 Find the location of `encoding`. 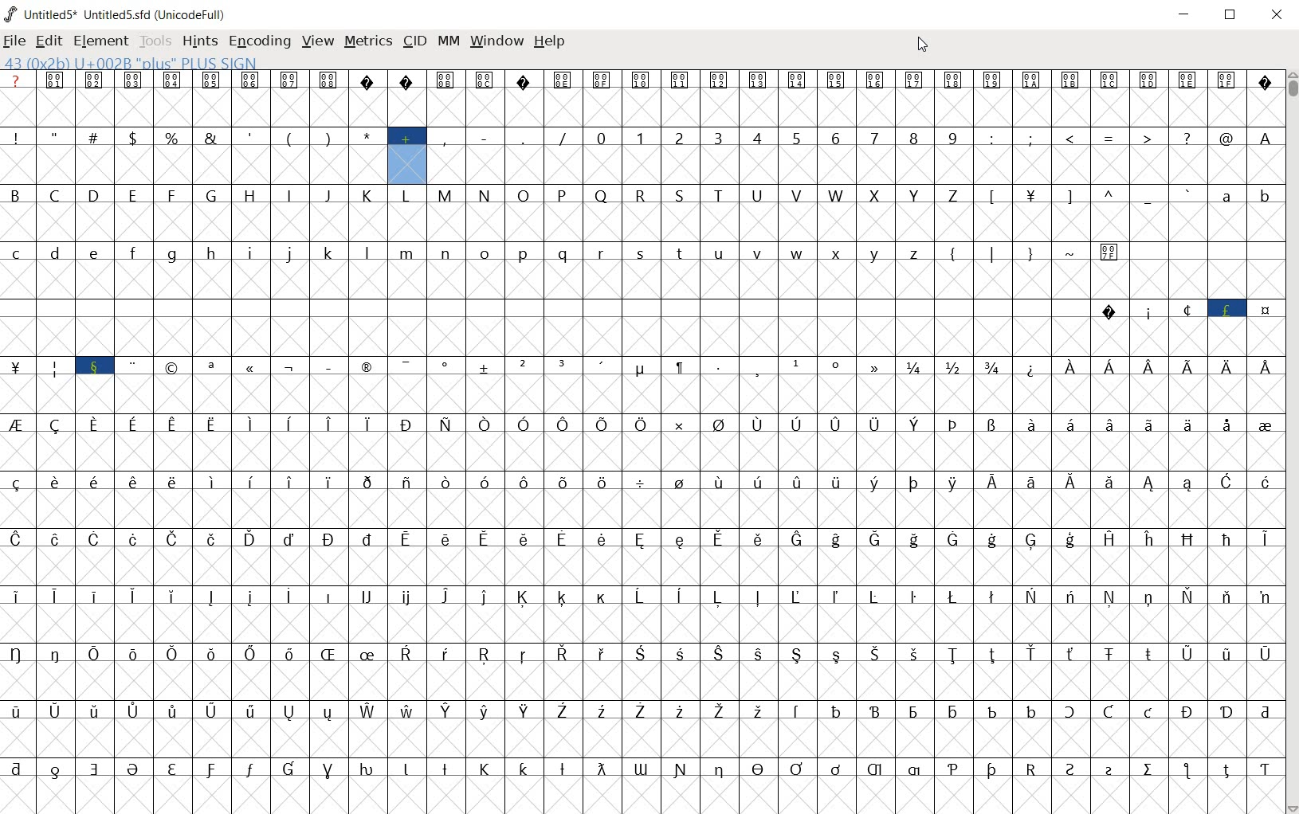

encoding is located at coordinates (257, 41).